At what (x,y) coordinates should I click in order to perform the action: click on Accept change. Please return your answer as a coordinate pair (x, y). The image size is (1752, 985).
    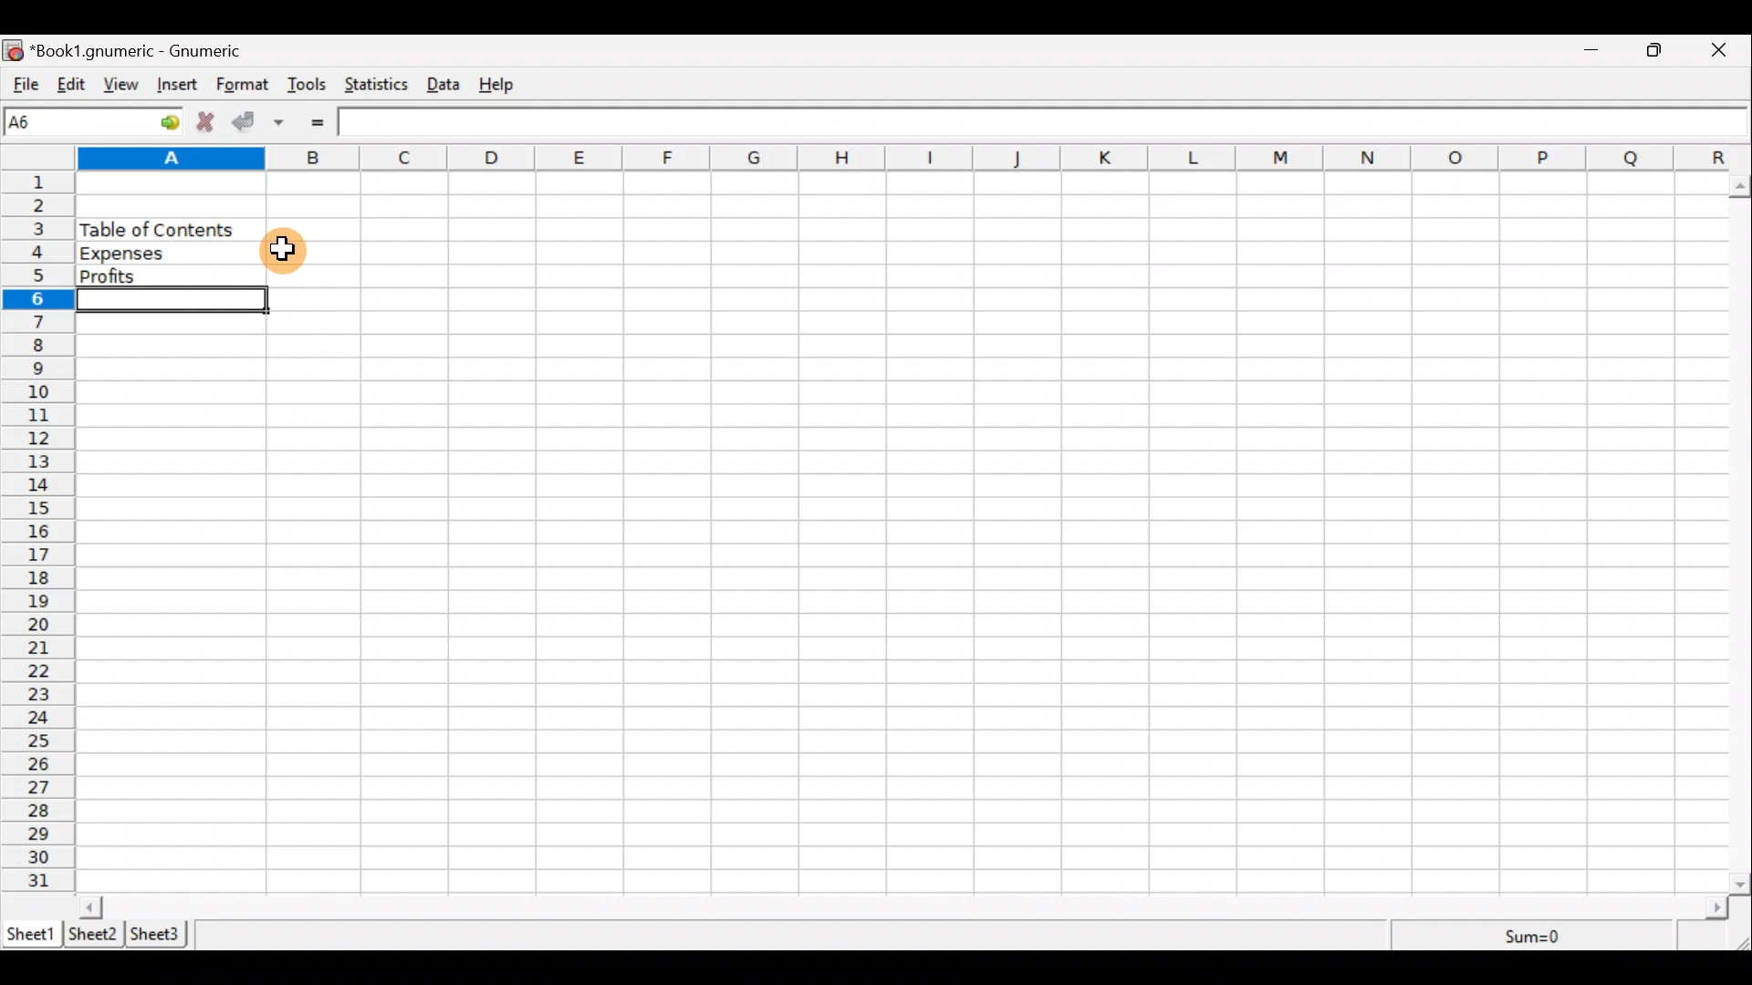
    Looking at the image, I should click on (248, 123).